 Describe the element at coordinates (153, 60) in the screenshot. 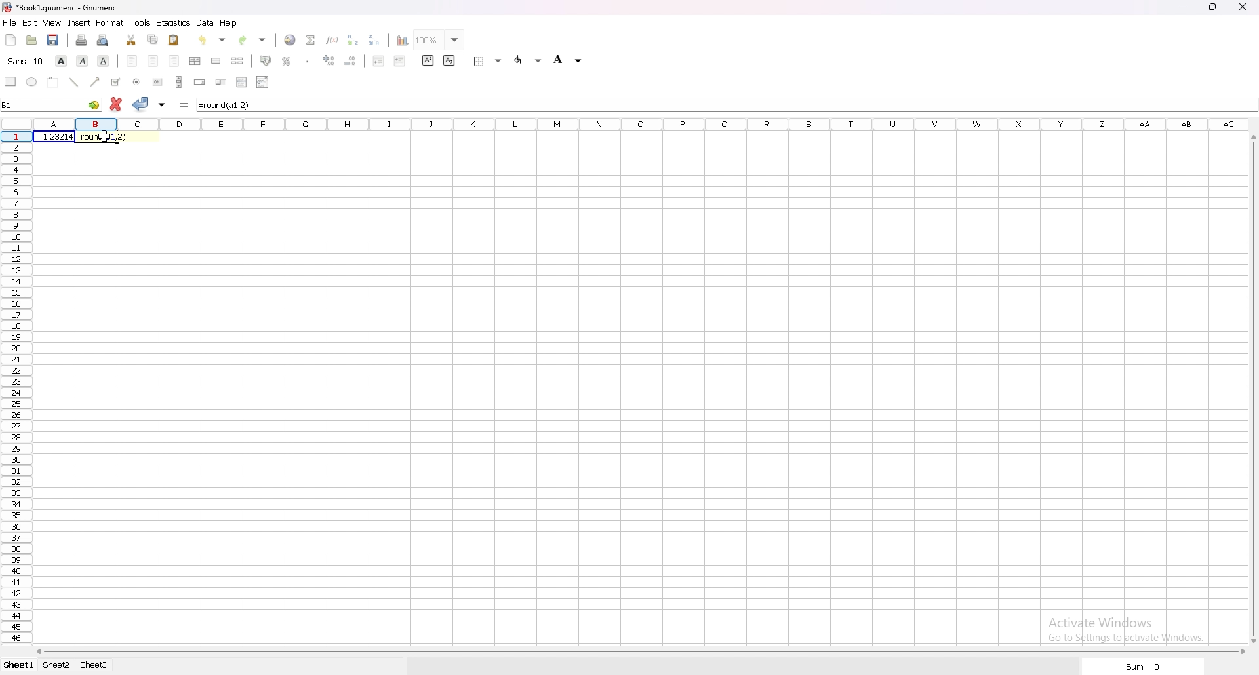

I see `centre` at that location.